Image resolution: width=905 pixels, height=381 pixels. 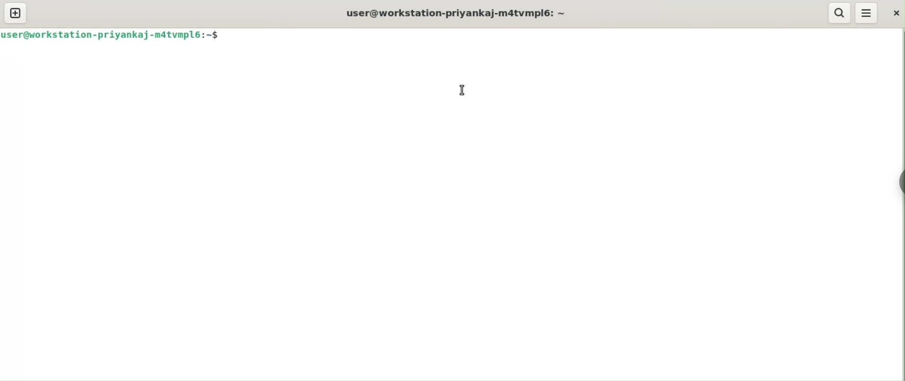 I want to click on new tab, so click(x=15, y=13).